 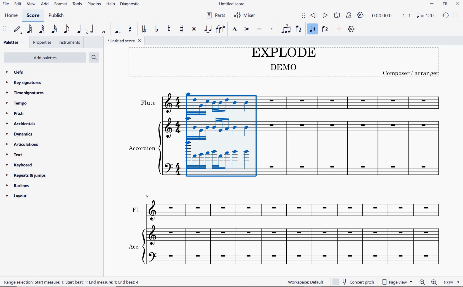 I want to click on workspace: default, so click(x=303, y=281).